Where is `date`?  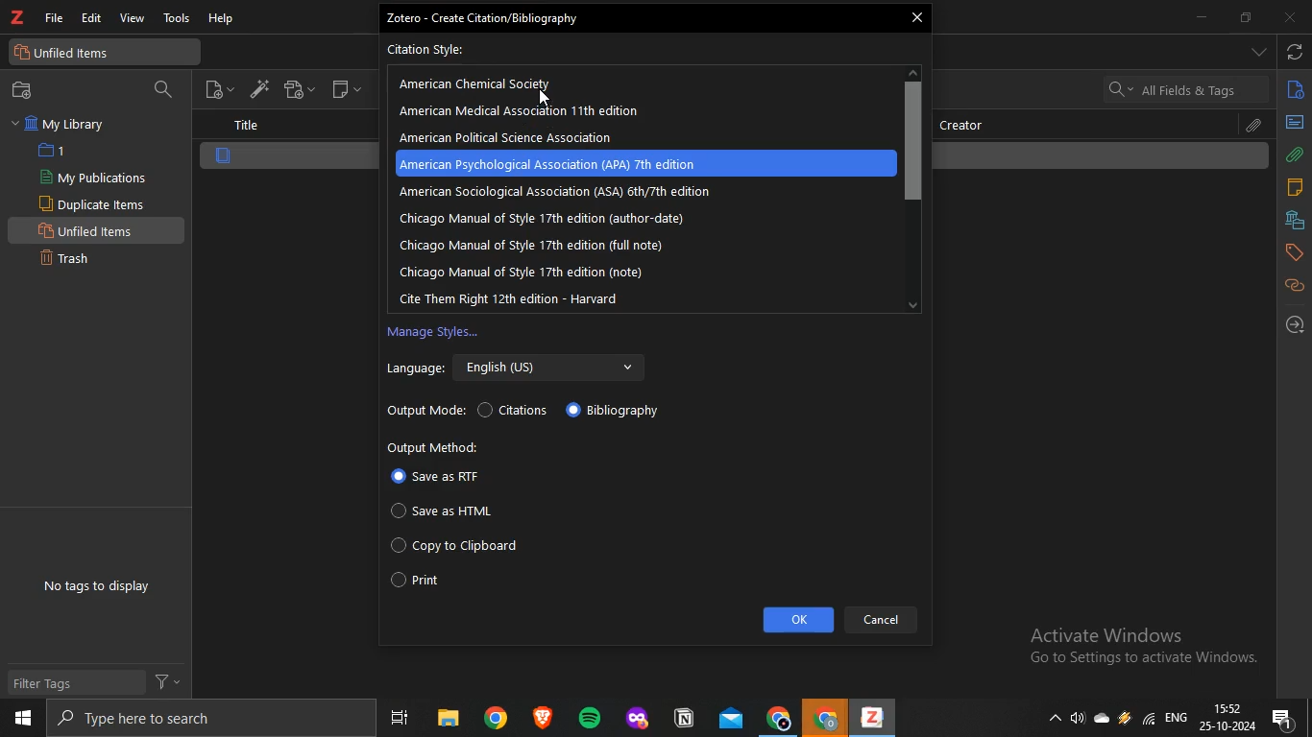
date is located at coordinates (1228, 726).